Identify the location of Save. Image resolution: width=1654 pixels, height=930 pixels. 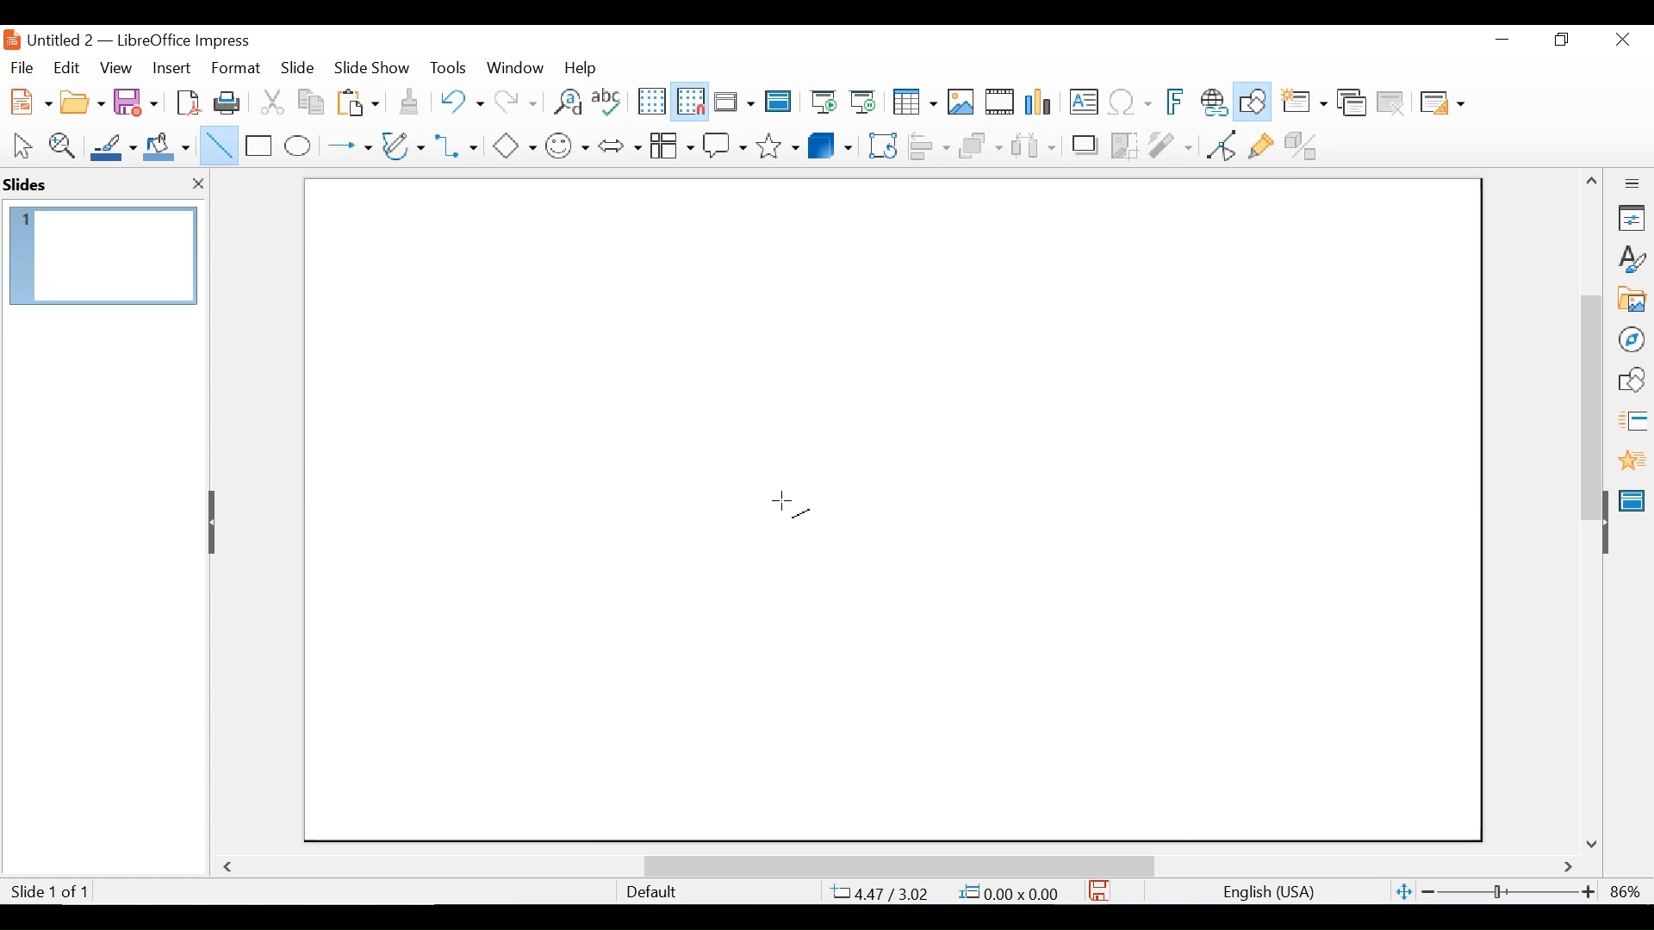
(138, 101).